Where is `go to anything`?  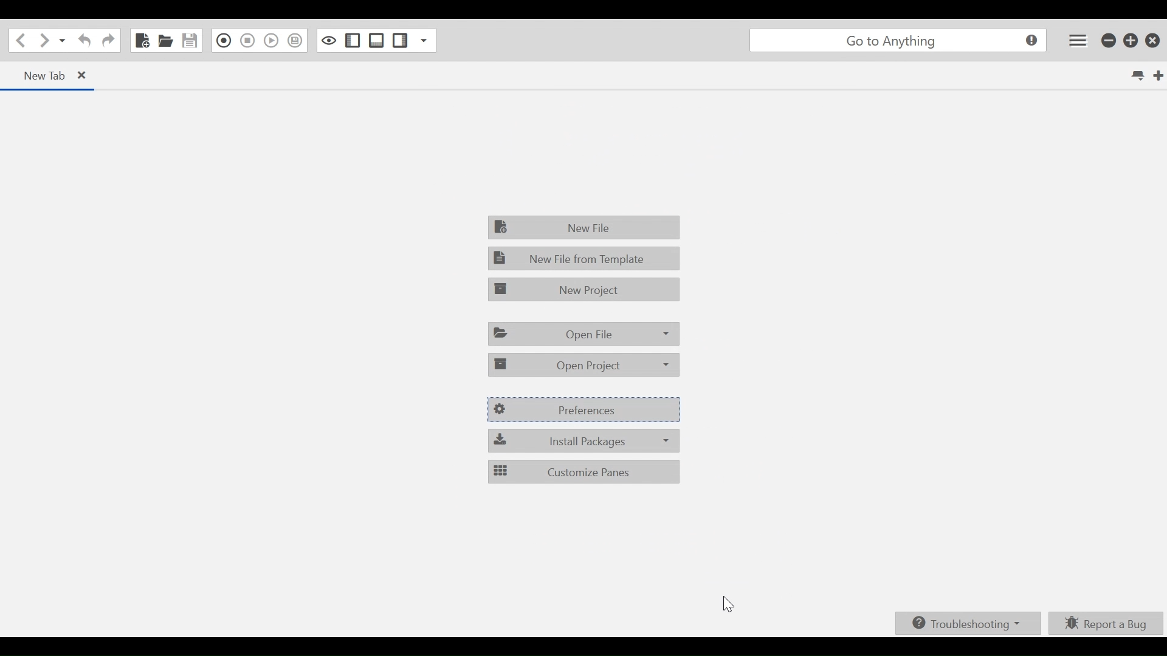
go to anything is located at coordinates (898, 42).